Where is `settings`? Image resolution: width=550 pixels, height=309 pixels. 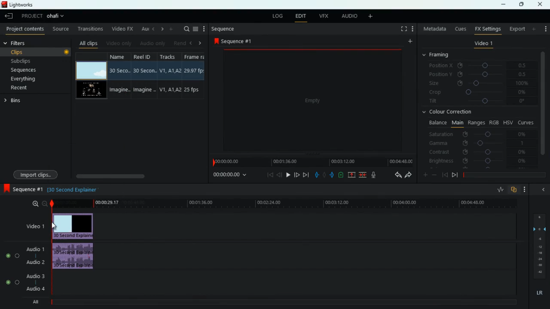 settings is located at coordinates (545, 28).